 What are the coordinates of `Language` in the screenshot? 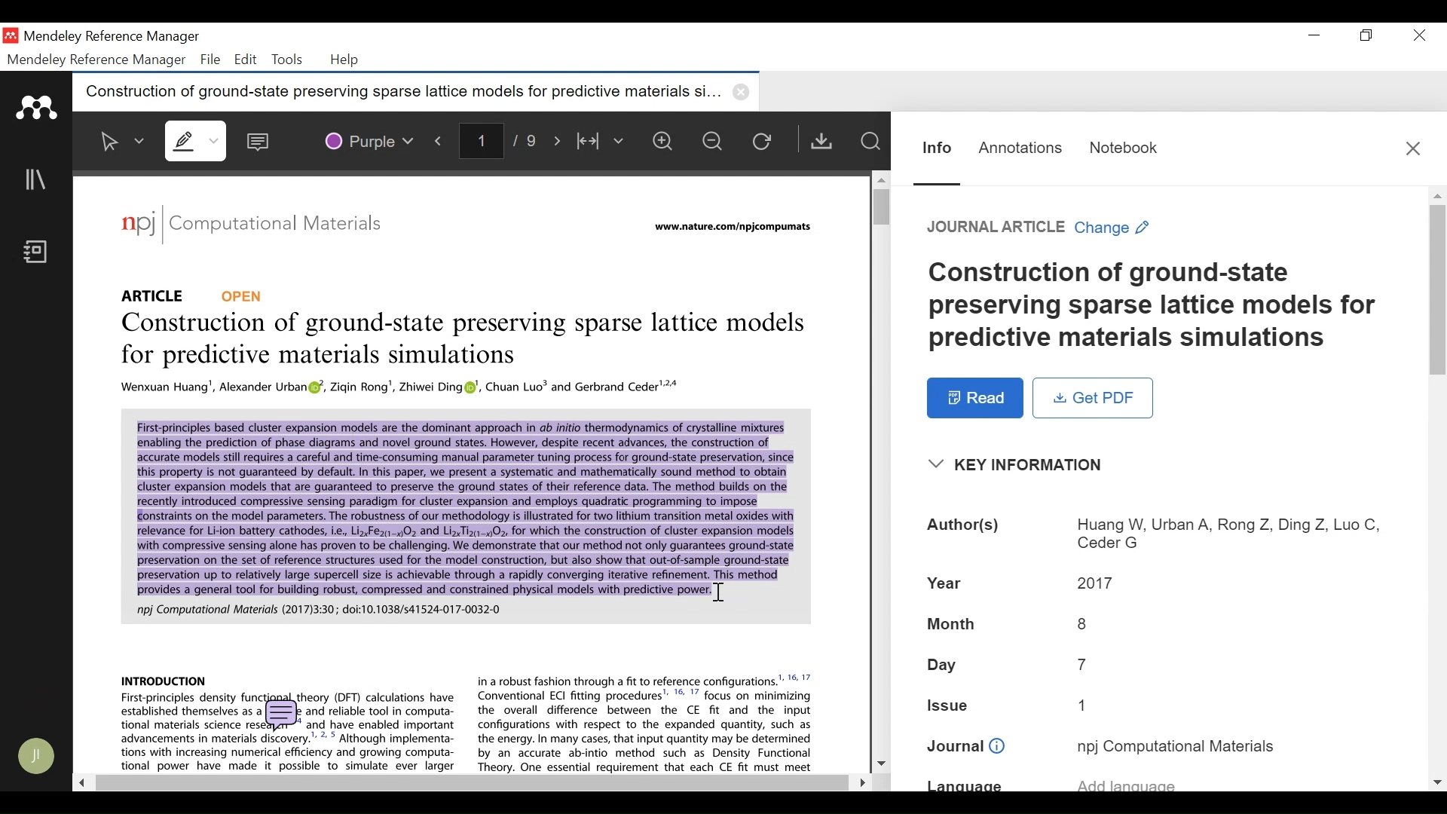 It's located at (965, 785).